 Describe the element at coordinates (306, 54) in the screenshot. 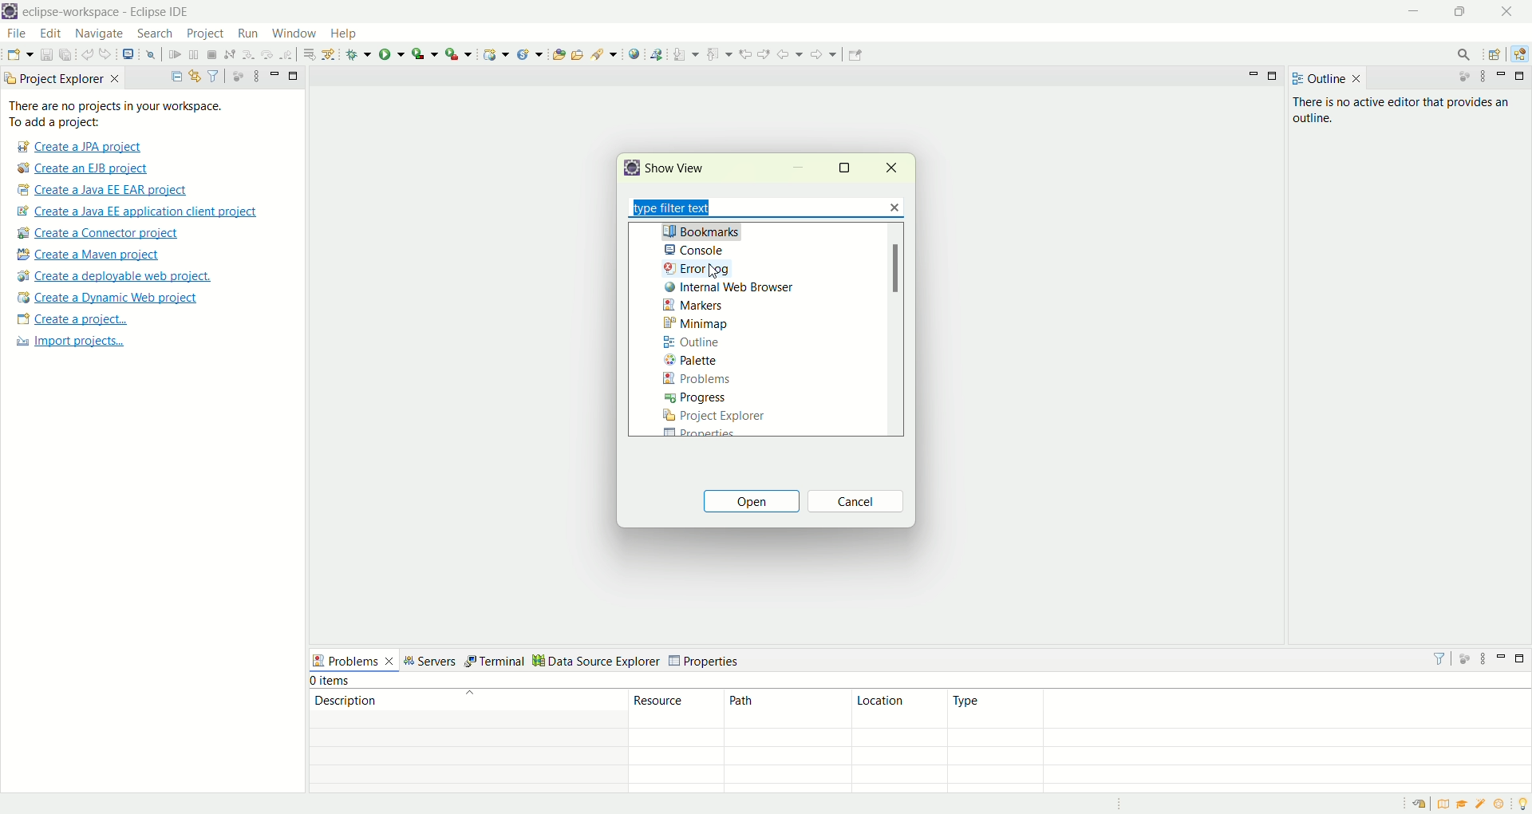

I see `drop to frame` at that location.